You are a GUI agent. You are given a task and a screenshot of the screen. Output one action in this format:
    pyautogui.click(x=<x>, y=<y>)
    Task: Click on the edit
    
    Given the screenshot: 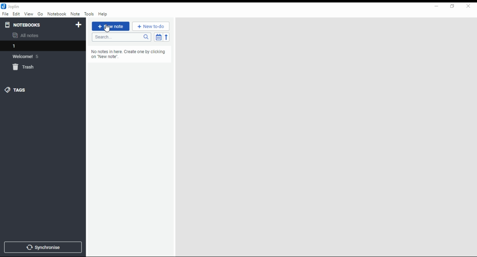 What is the action you would take?
    pyautogui.click(x=16, y=13)
    